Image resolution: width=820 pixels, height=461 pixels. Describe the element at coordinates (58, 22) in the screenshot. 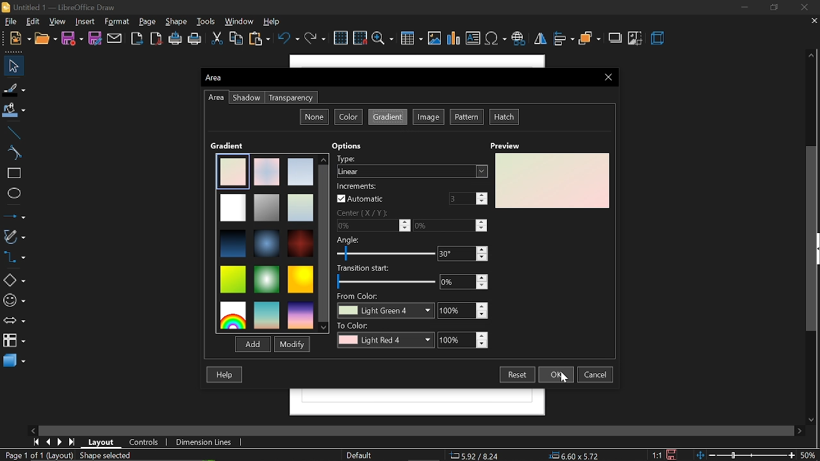

I see `view` at that location.